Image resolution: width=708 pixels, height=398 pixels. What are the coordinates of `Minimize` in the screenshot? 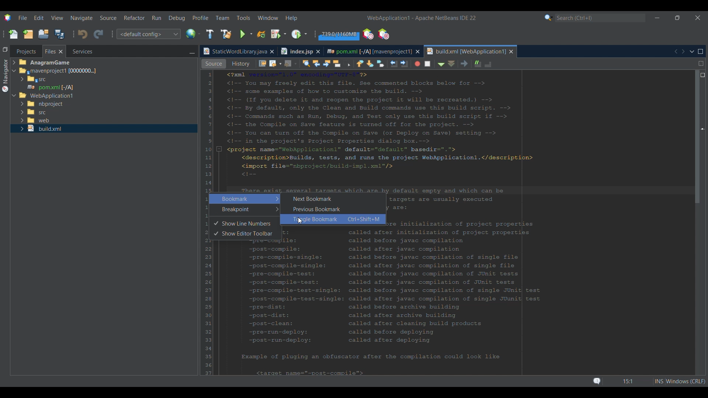 It's located at (657, 18).